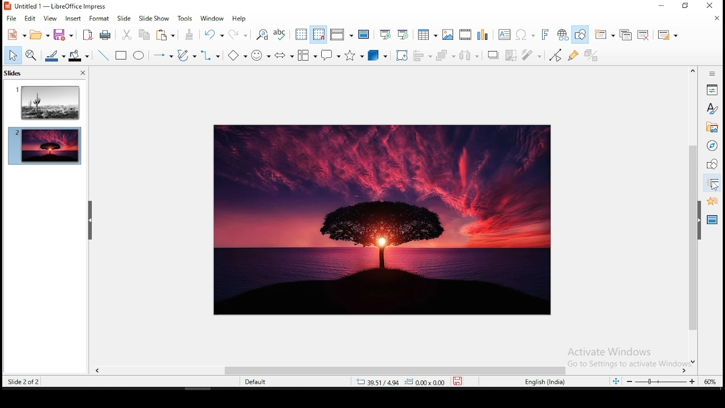  I want to click on master slides, so click(712, 220).